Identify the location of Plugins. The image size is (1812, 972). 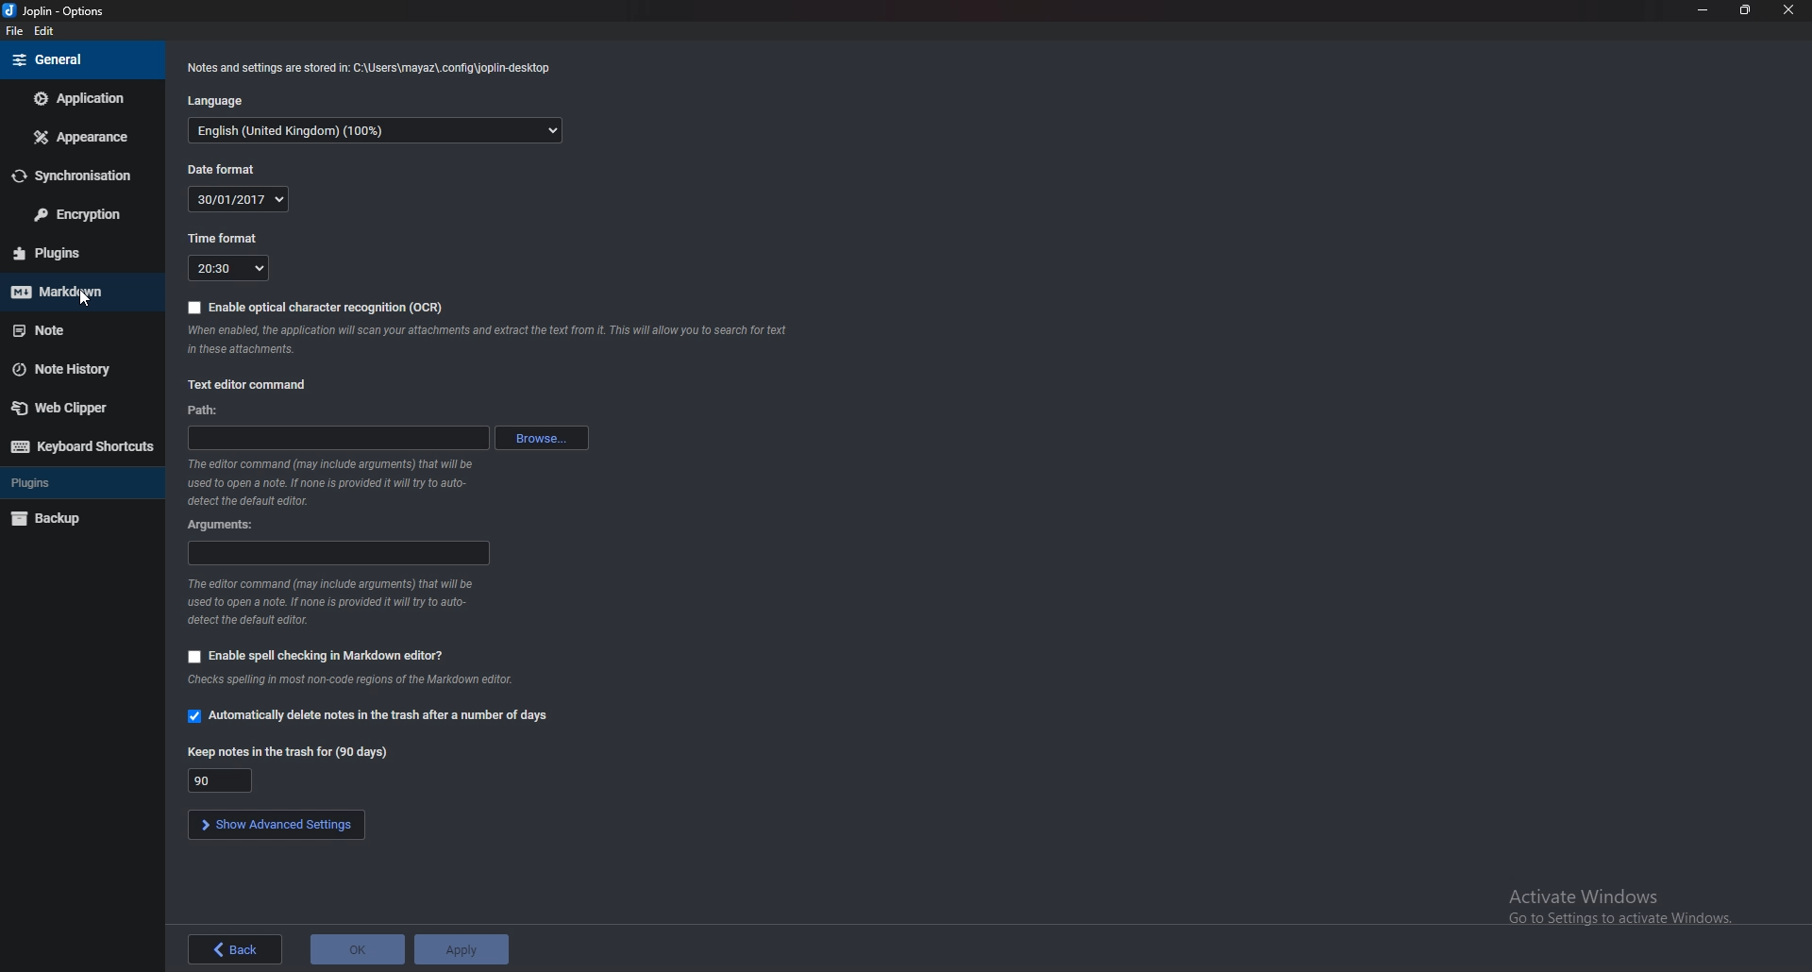
(75, 482).